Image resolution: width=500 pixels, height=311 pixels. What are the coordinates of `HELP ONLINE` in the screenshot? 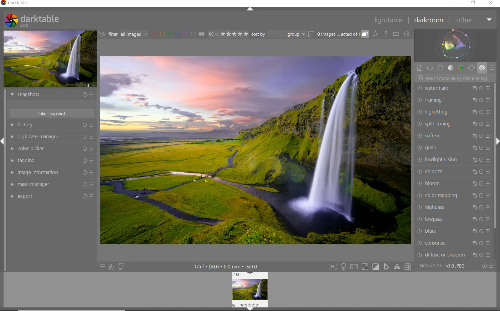 It's located at (386, 34).